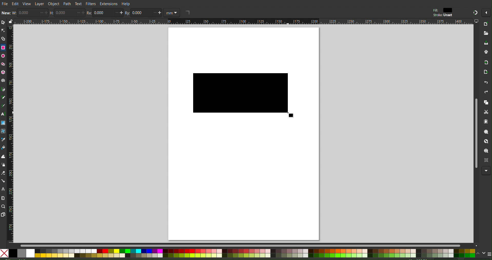 This screenshot has width=492, height=260. Describe the element at coordinates (485, 43) in the screenshot. I see `Save` at that location.